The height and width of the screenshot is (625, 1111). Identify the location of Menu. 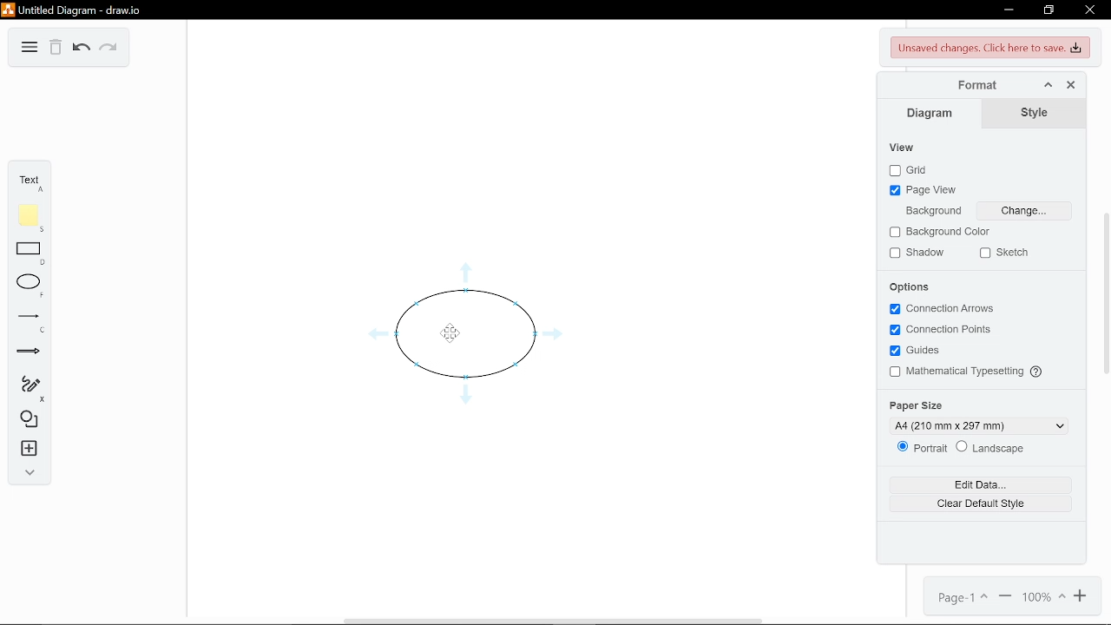
(28, 47).